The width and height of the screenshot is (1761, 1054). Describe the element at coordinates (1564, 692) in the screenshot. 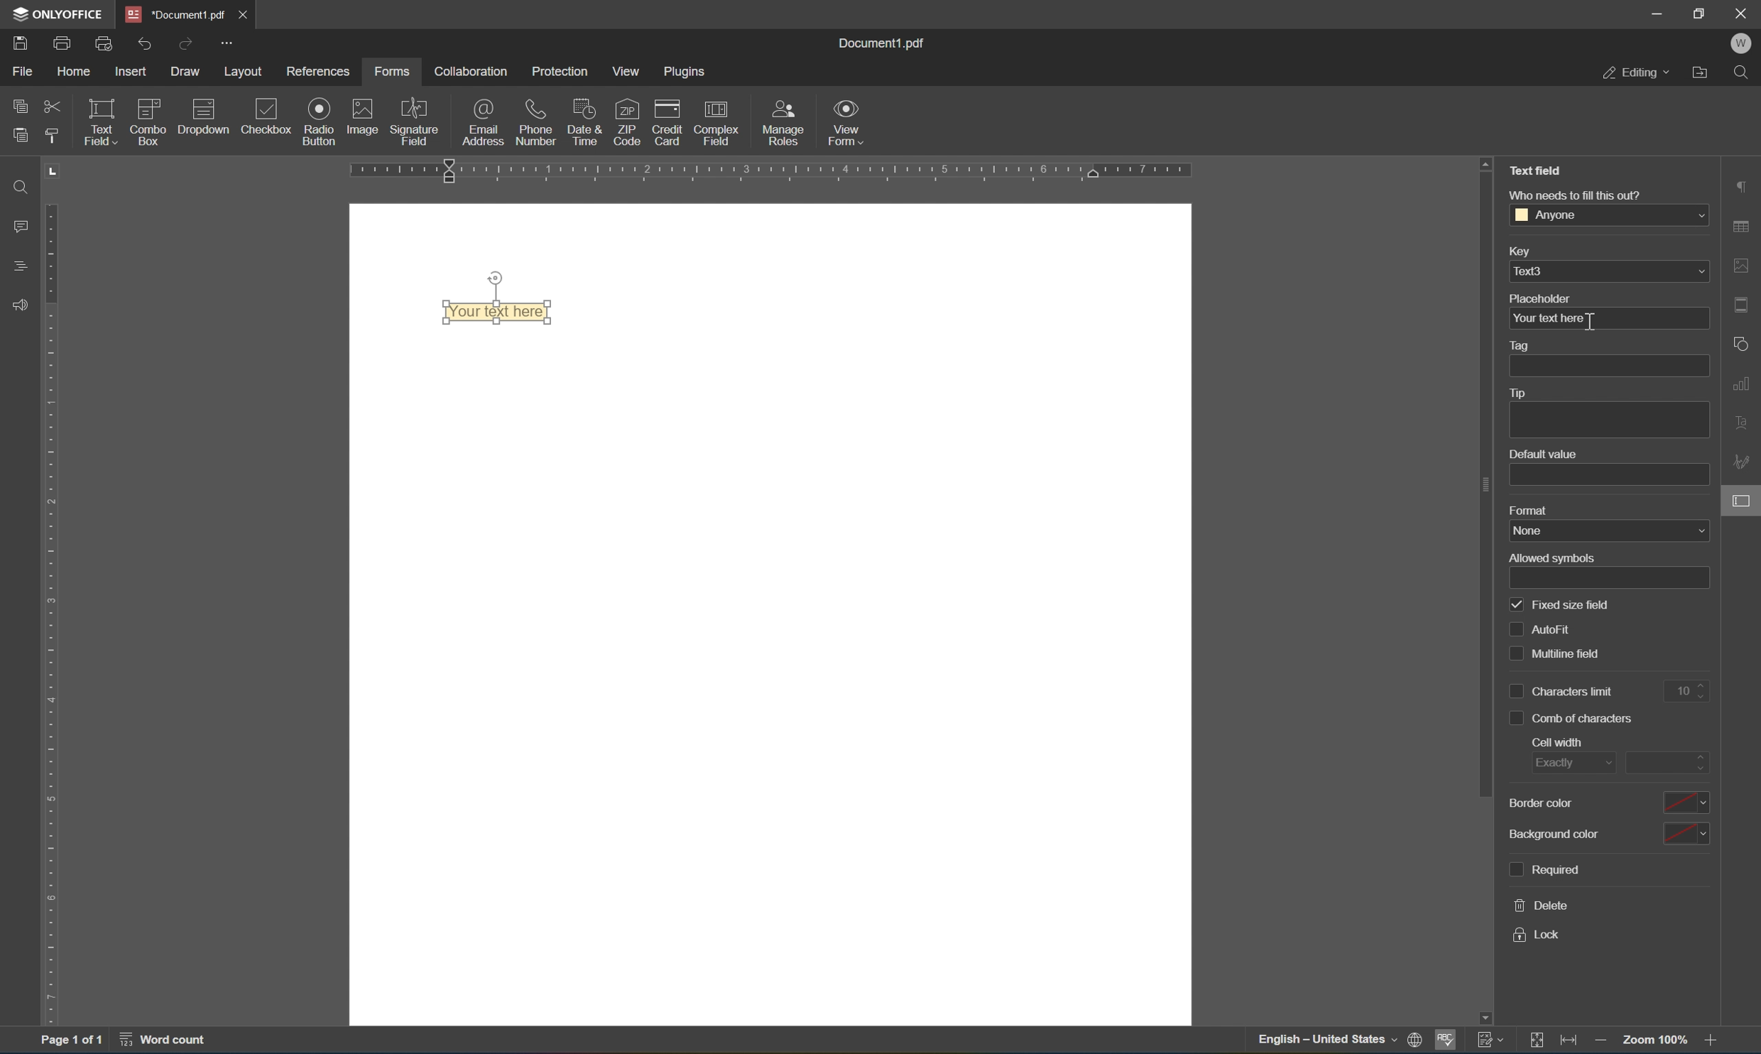

I see `characters limit` at that location.